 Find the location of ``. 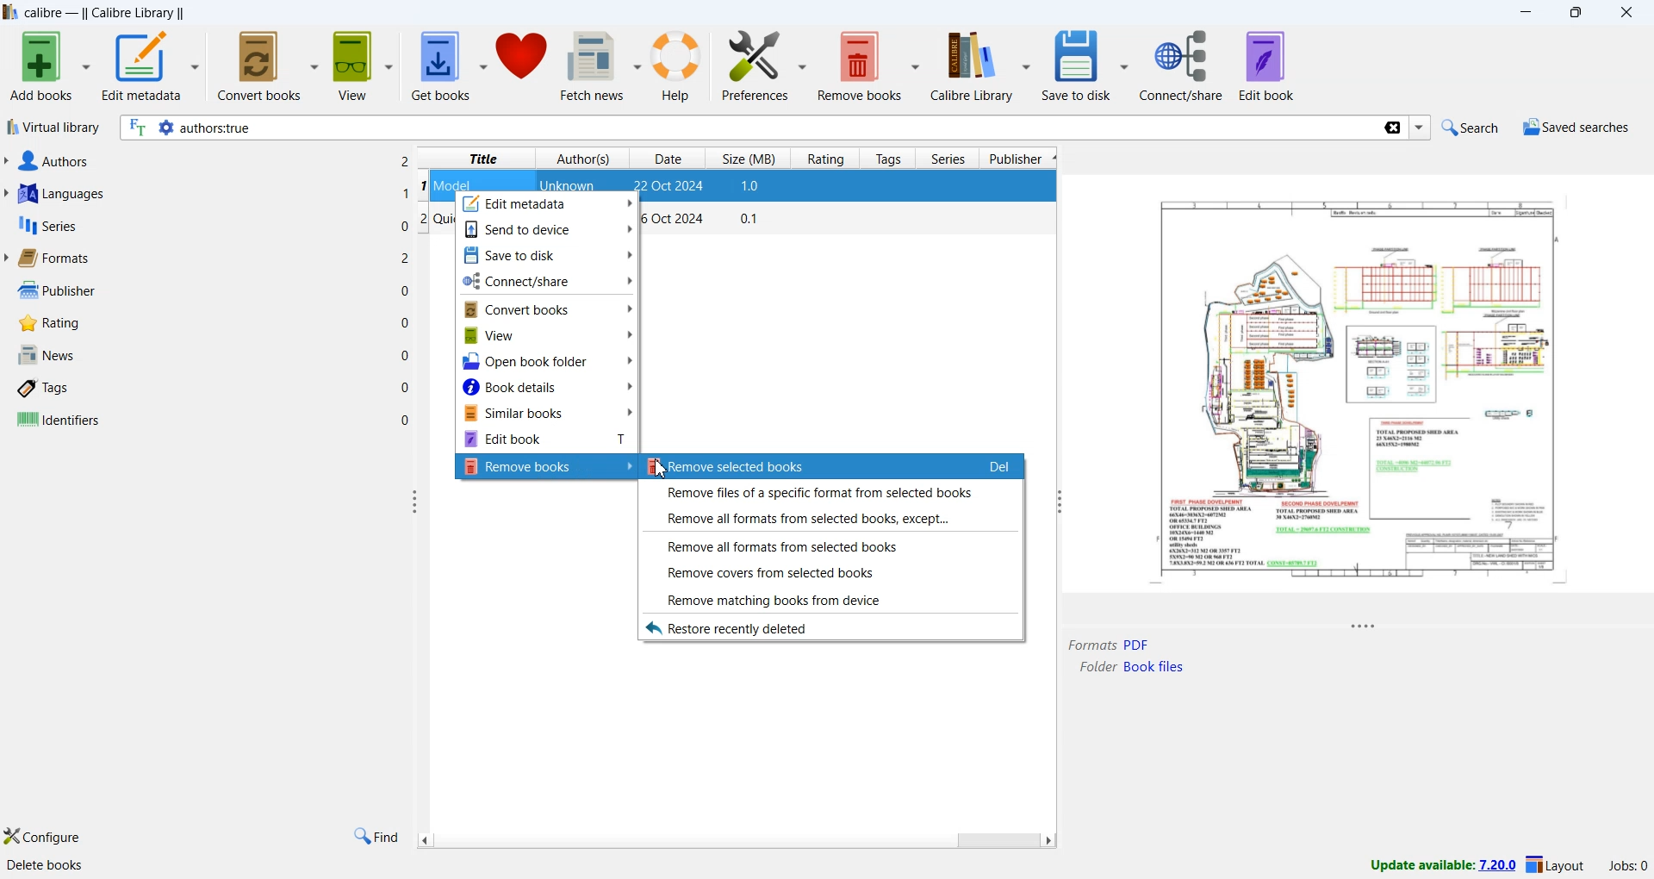

 is located at coordinates (407, 259).